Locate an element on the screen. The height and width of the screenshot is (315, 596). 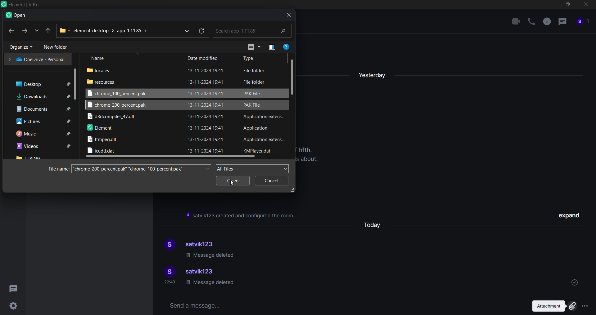
dropdown is located at coordinates (185, 30).